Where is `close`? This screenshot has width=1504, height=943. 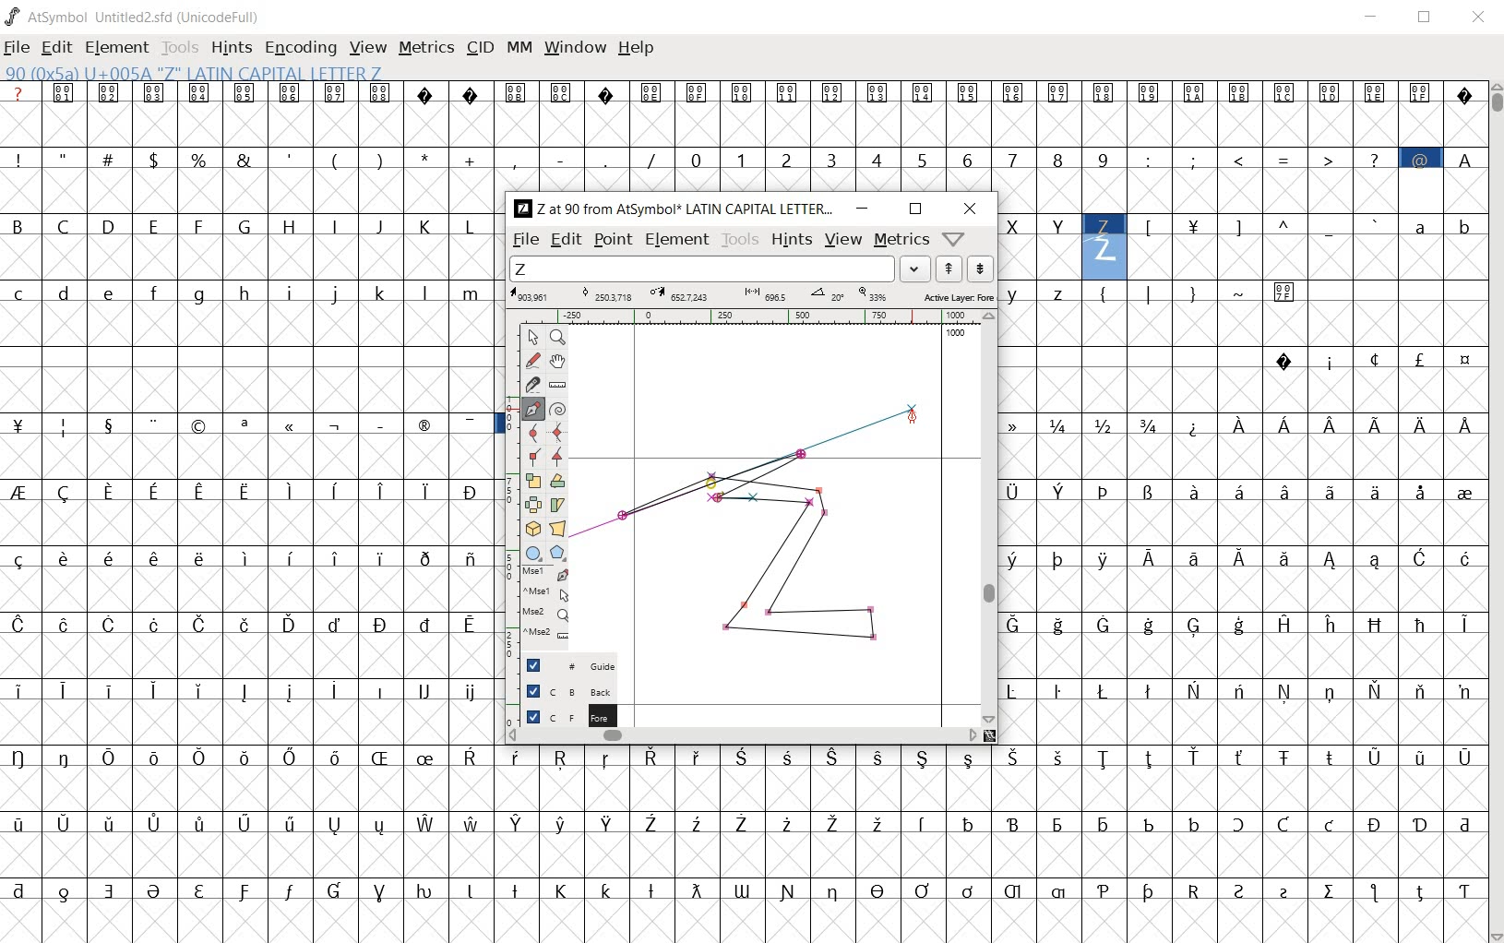
close is located at coordinates (971, 210).